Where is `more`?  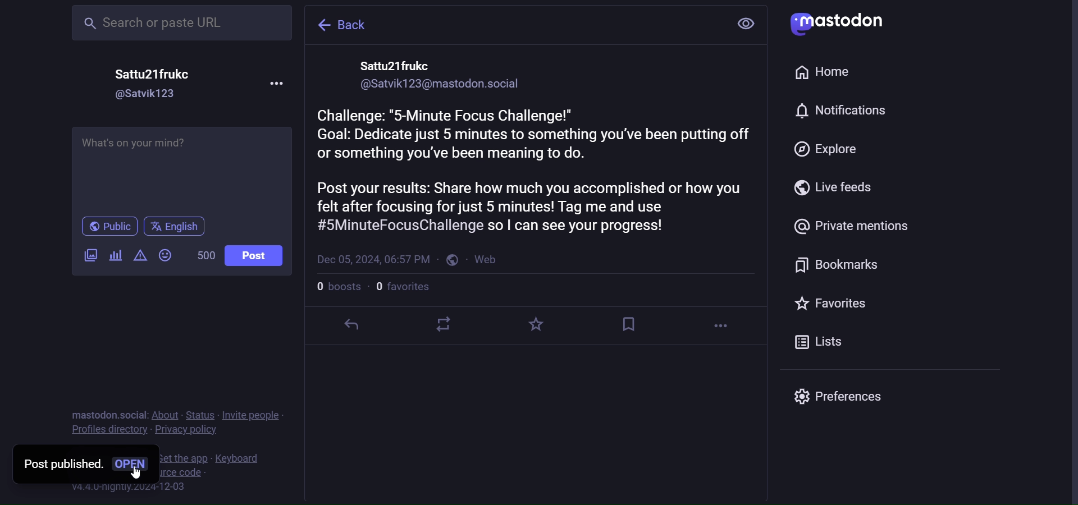
more is located at coordinates (282, 82).